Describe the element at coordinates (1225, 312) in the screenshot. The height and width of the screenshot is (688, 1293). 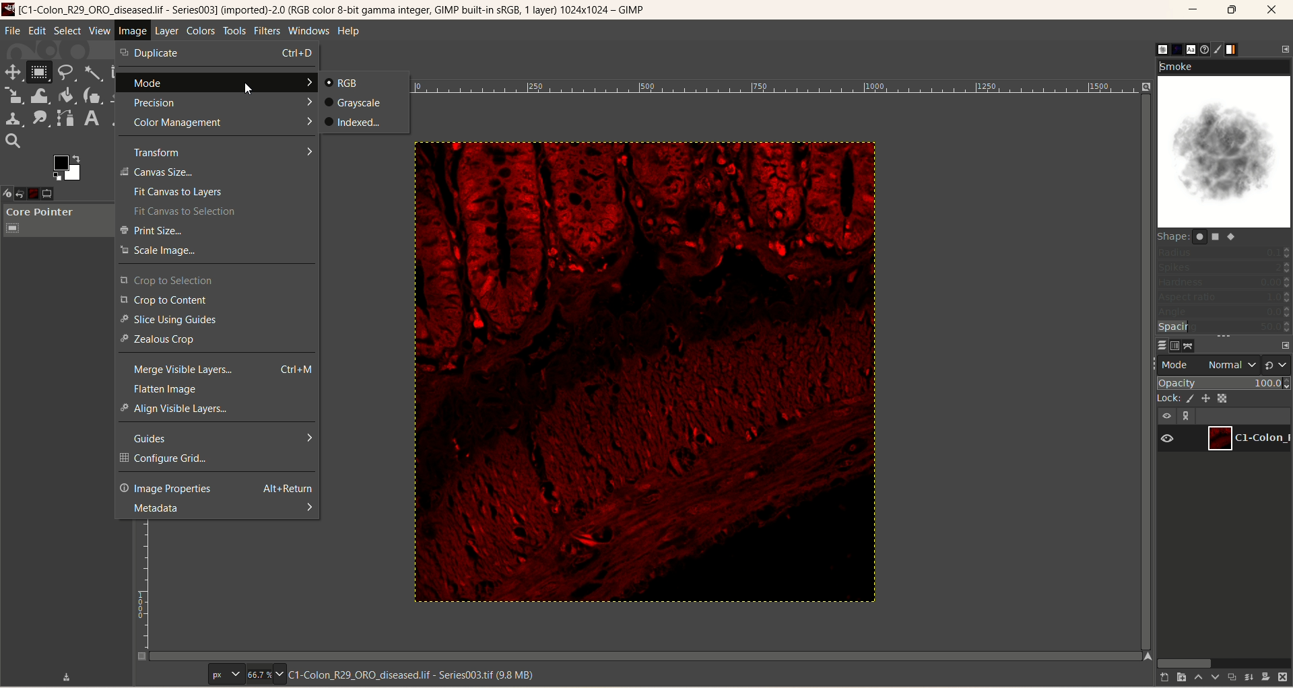
I see `angle` at that location.